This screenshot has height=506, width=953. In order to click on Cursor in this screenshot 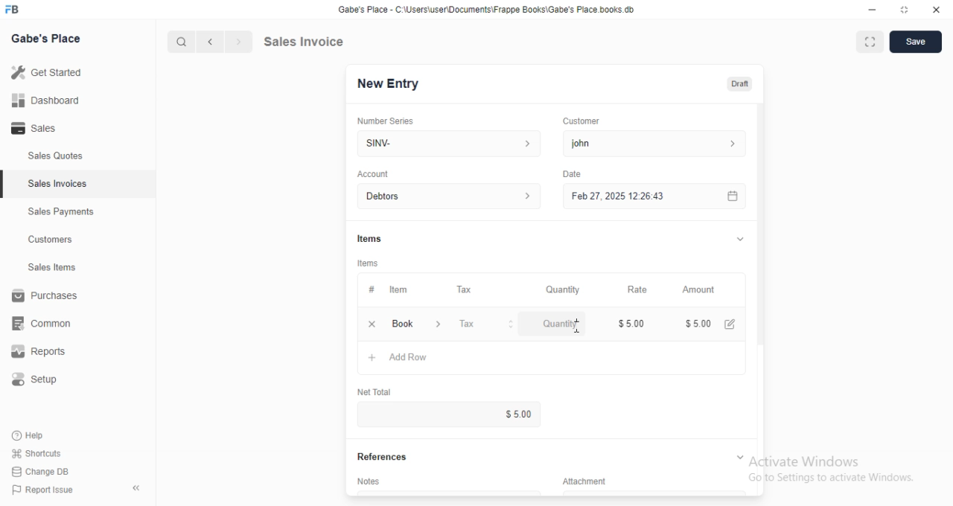, I will do `click(579, 329)`.